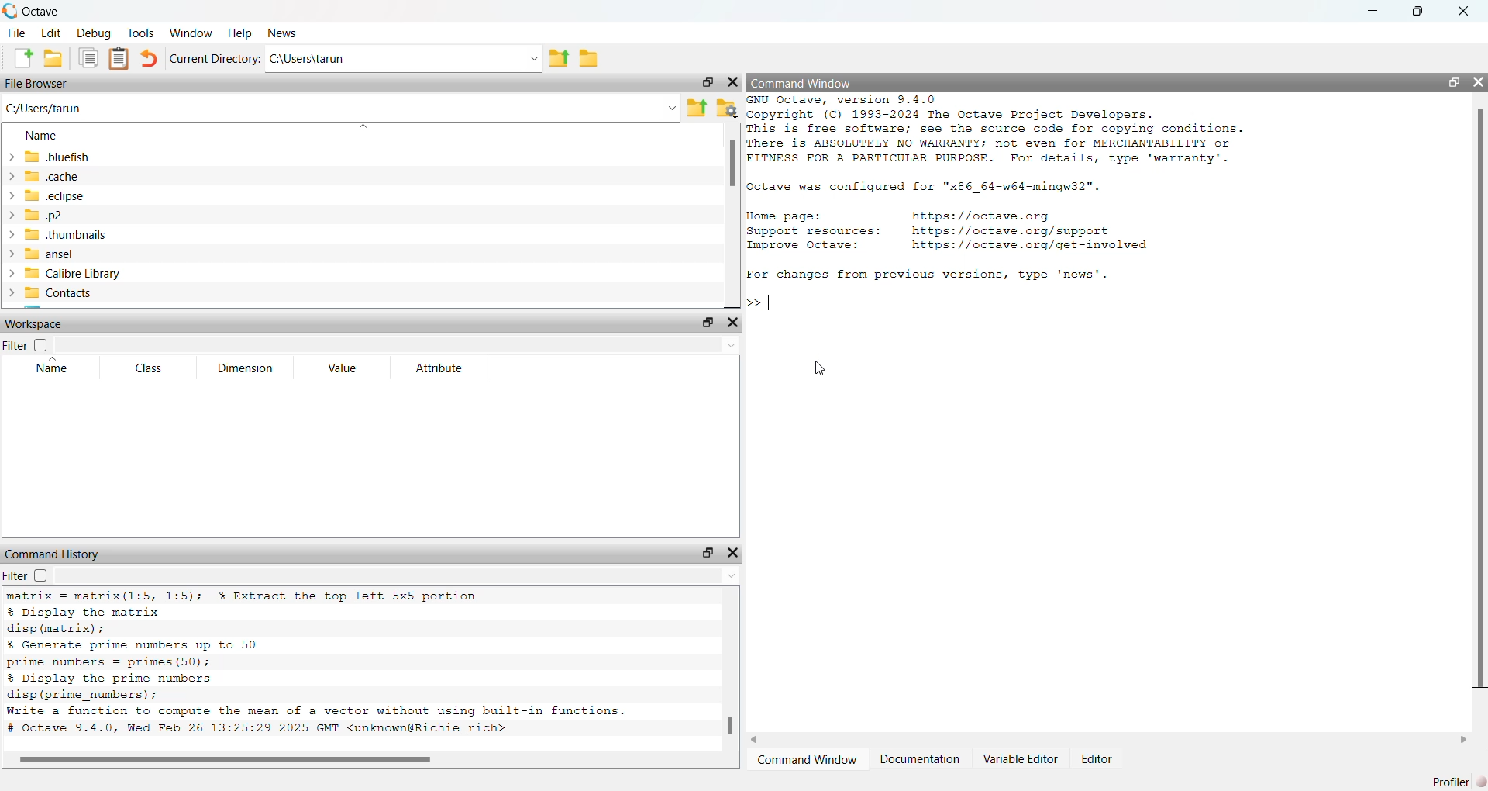  What do you see at coordinates (807, 761) in the screenshot?
I see `‘Command Window` at bounding box center [807, 761].